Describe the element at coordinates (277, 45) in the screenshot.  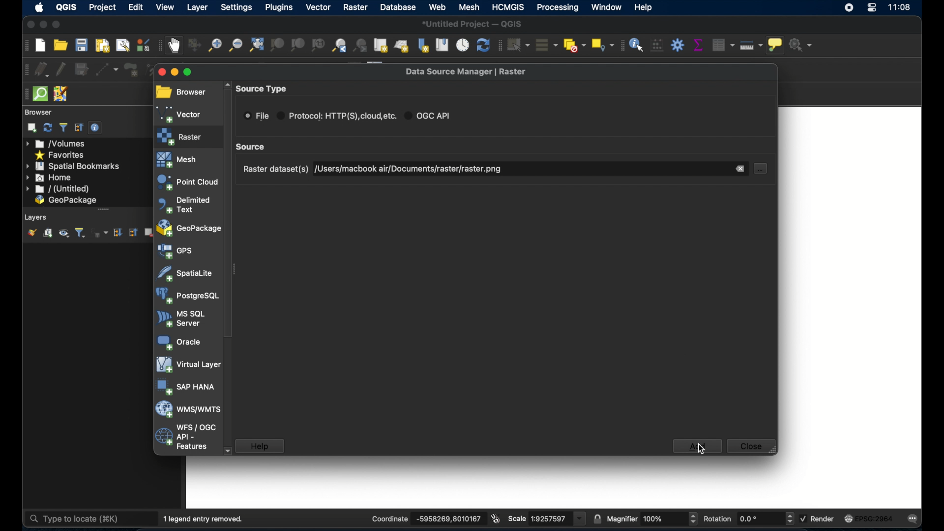
I see `zoom to selection` at that location.